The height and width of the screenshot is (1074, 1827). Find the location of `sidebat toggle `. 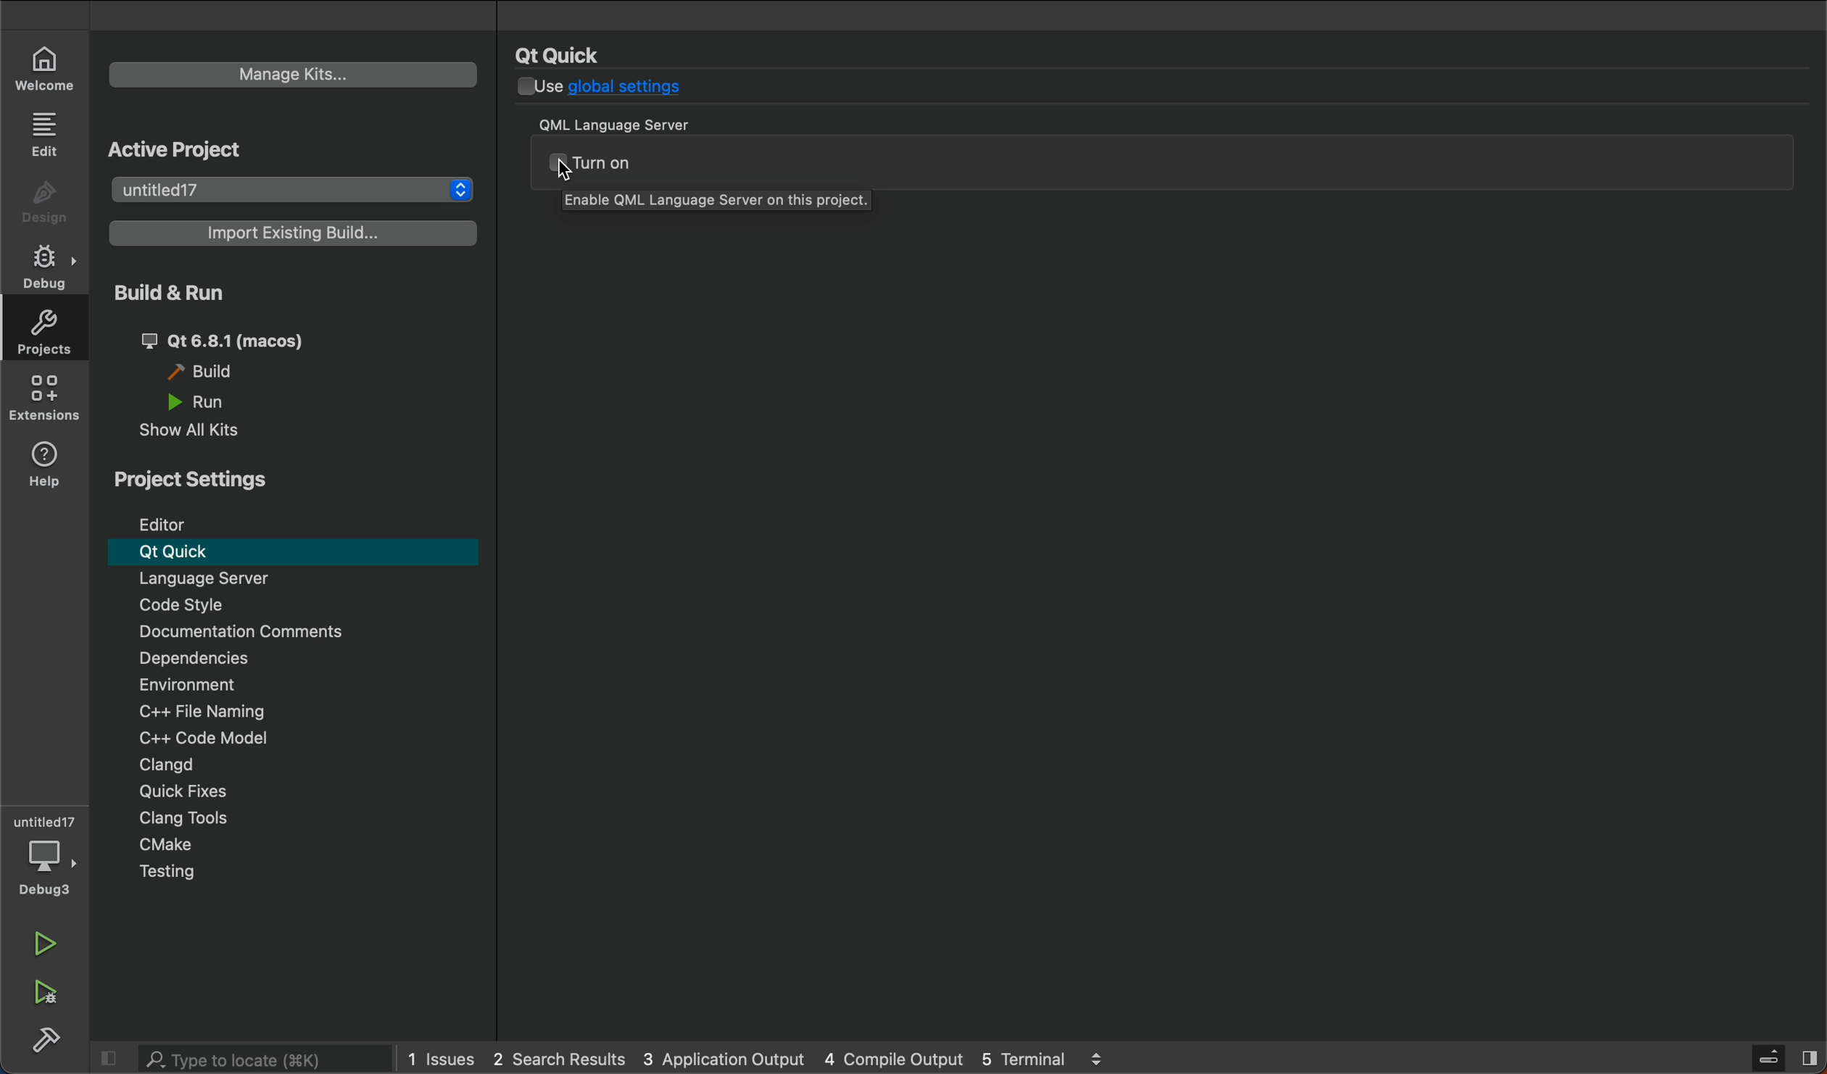

sidebat toggle  is located at coordinates (1783, 1056).